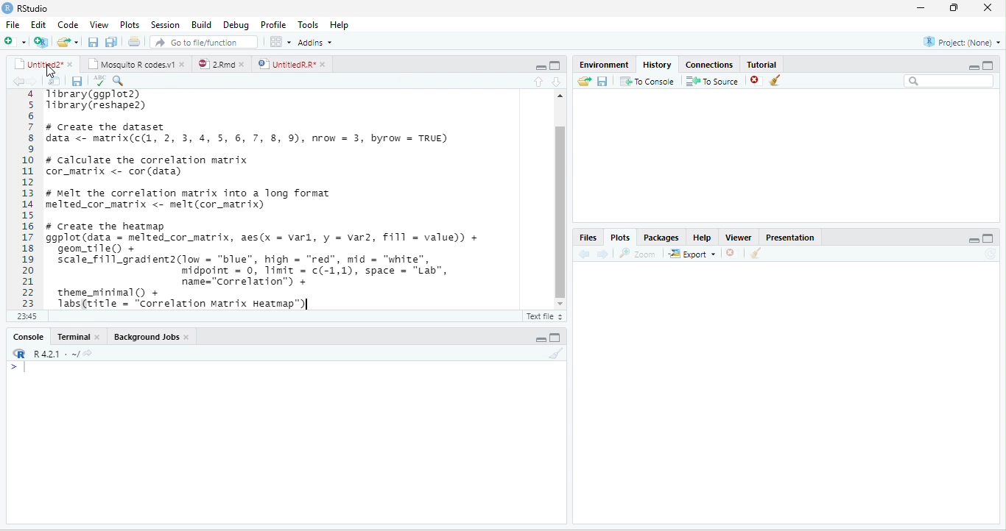 This screenshot has width=1006, height=531. Describe the element at coordinates (16, 82) in the screenshot. I see `arrow` at that location.